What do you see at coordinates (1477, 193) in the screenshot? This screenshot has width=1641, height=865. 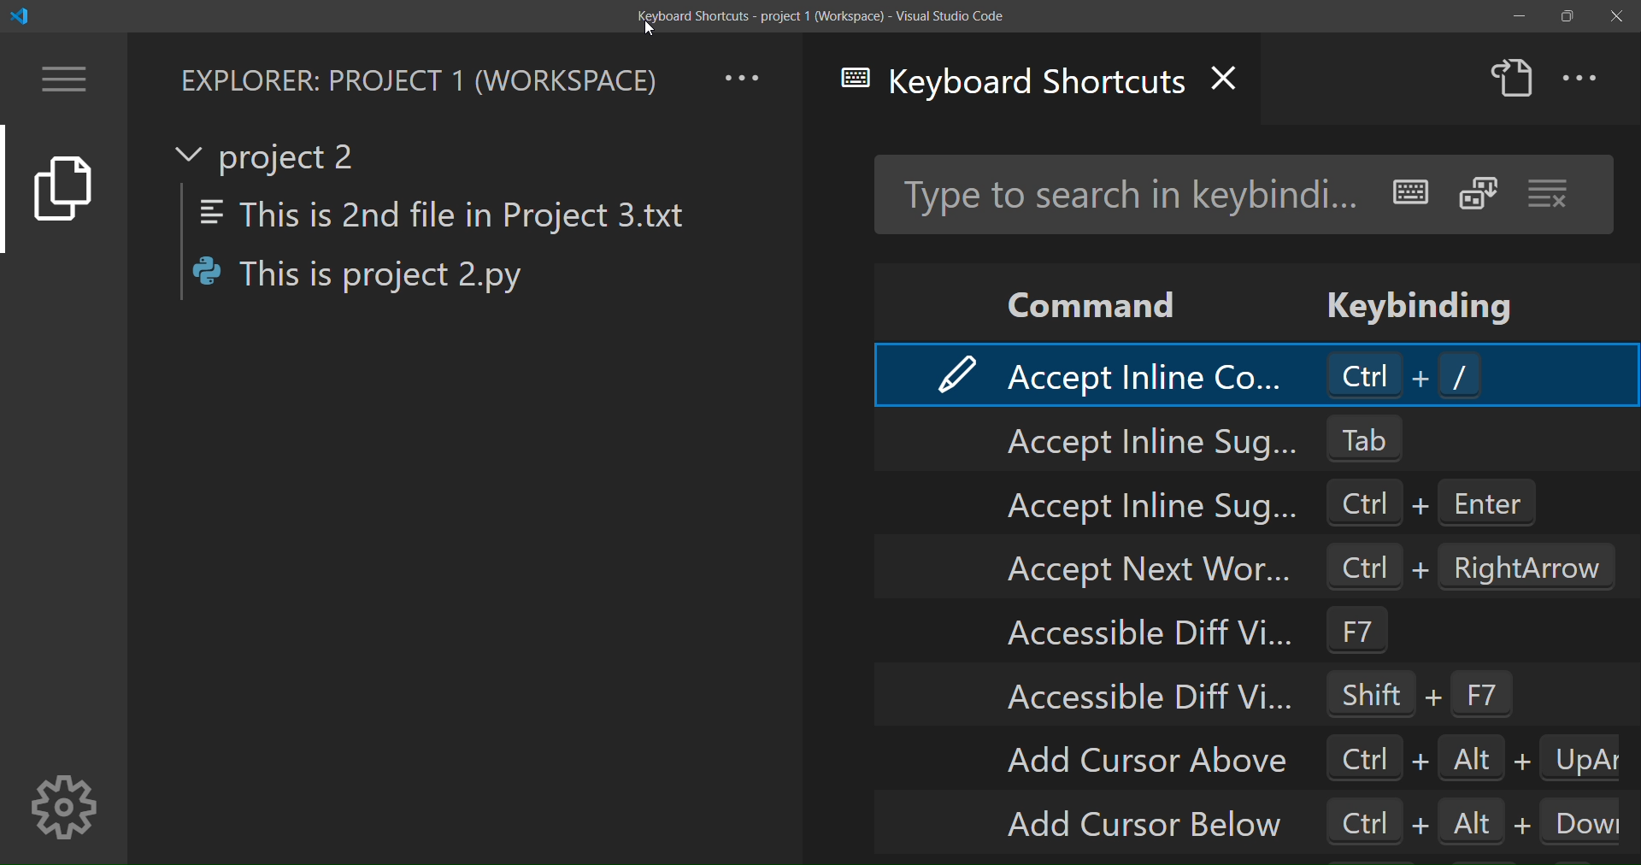 I see `sort` at bounding box center [1477, 193].